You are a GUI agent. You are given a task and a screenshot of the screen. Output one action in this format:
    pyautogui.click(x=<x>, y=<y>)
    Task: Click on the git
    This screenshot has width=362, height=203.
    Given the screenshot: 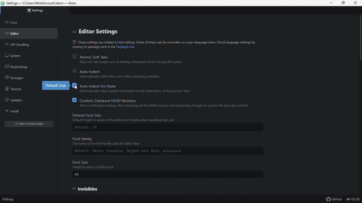 What is the action you would take?
    pyautogui.click(x=354, y=200)
    